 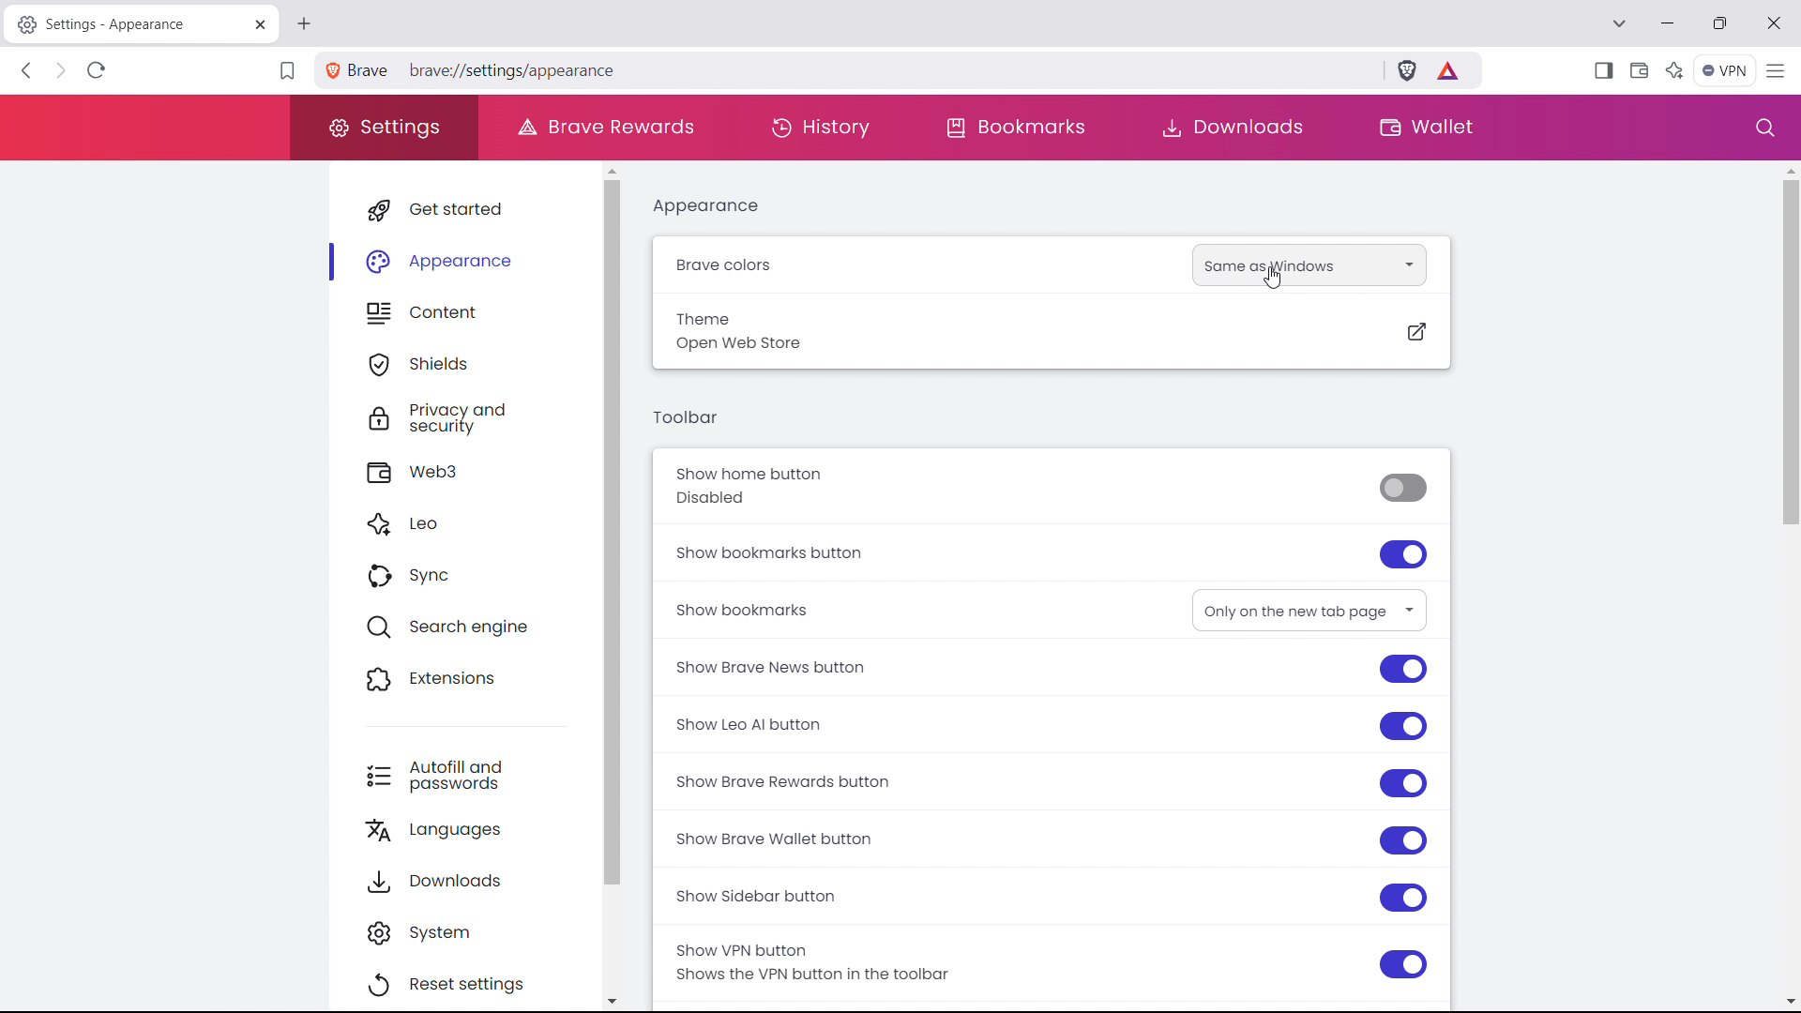 What do you see at coordinates (1050, 725) in the screenshot?
I see `show leo AI button` at bounding box center [1050, 725].